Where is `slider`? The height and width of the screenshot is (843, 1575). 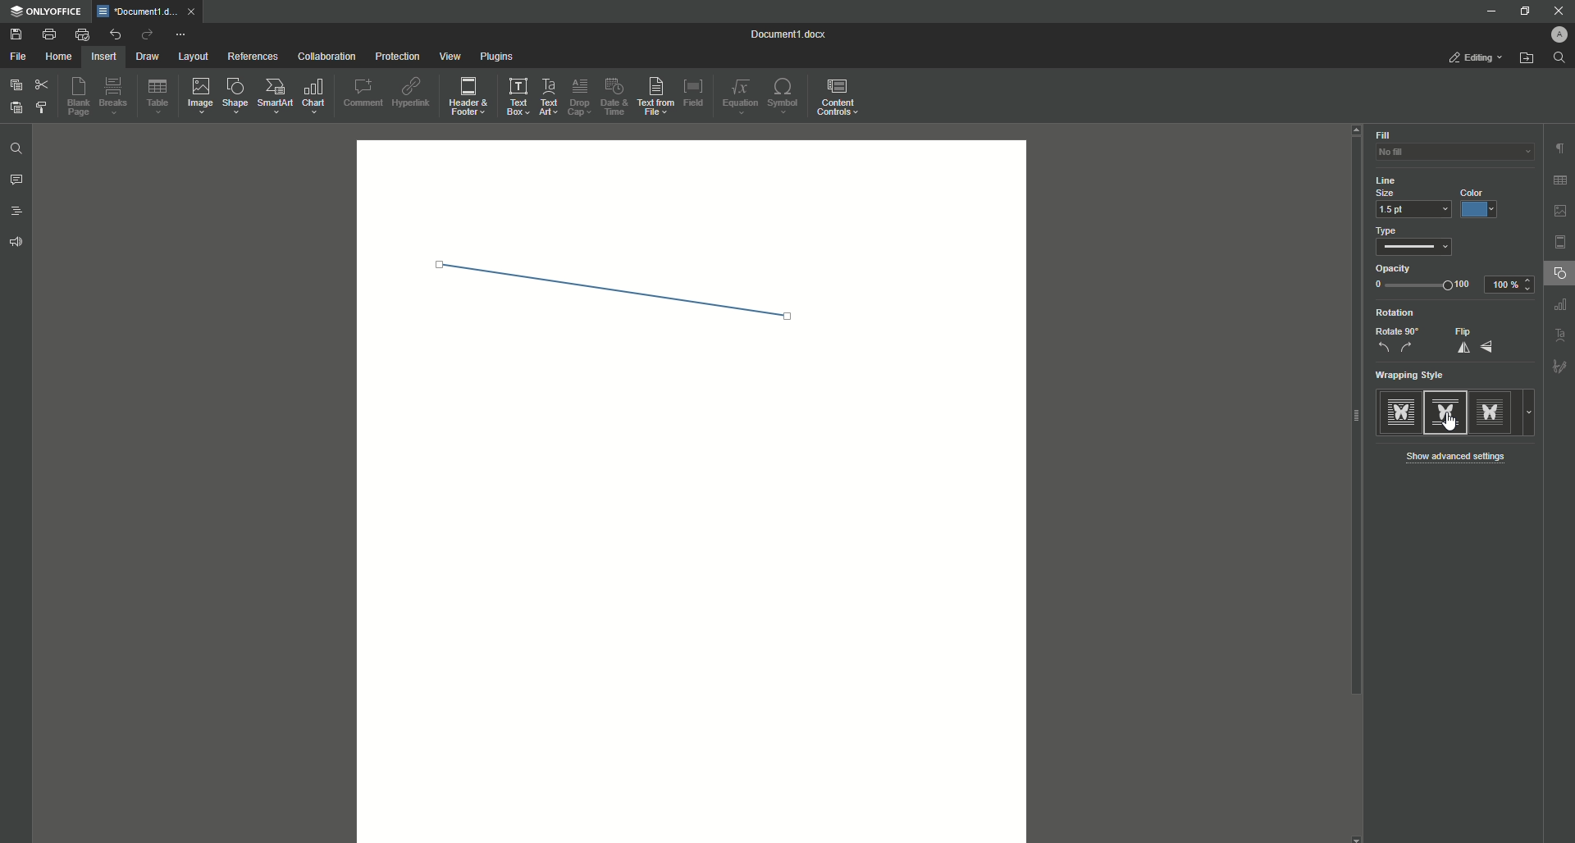 slider is located at coordinates (1340, 421).